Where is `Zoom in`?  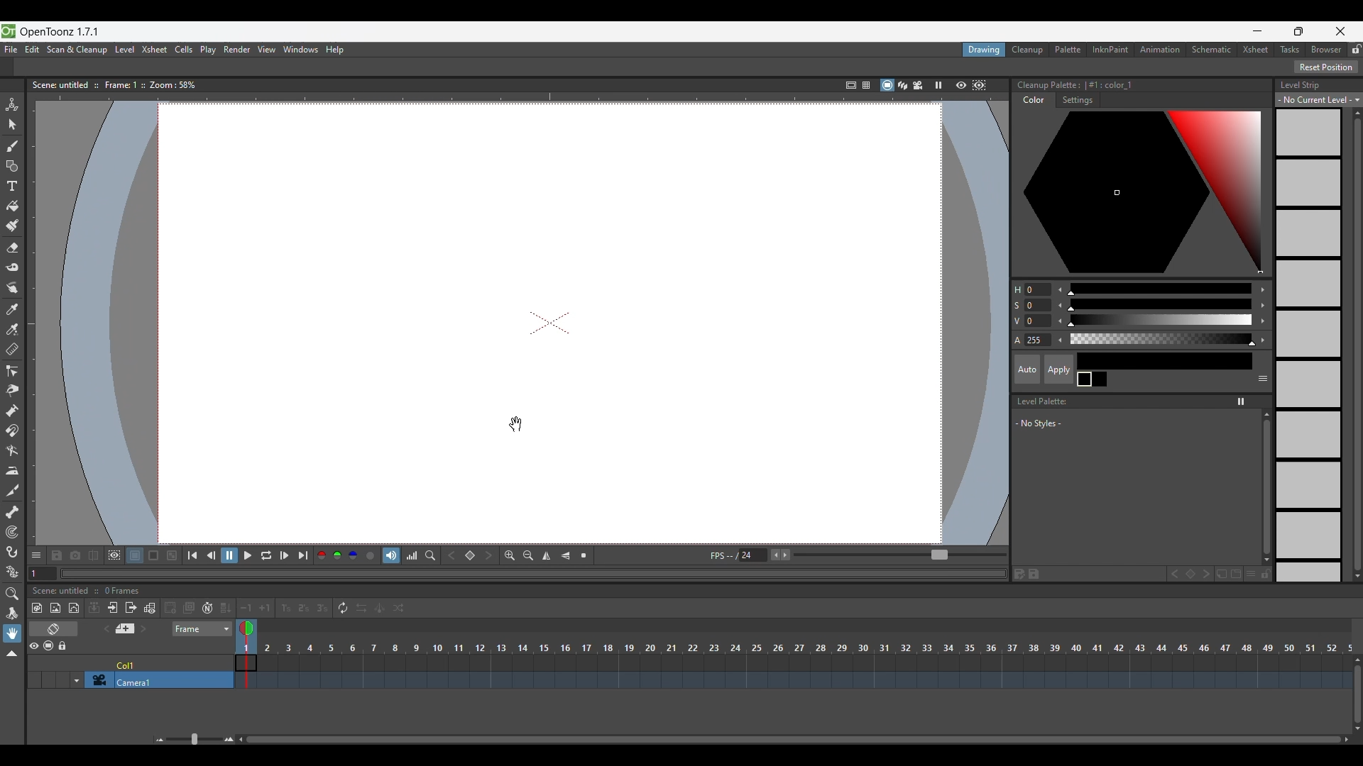
Zoom in is located at coordinates (229, 739).